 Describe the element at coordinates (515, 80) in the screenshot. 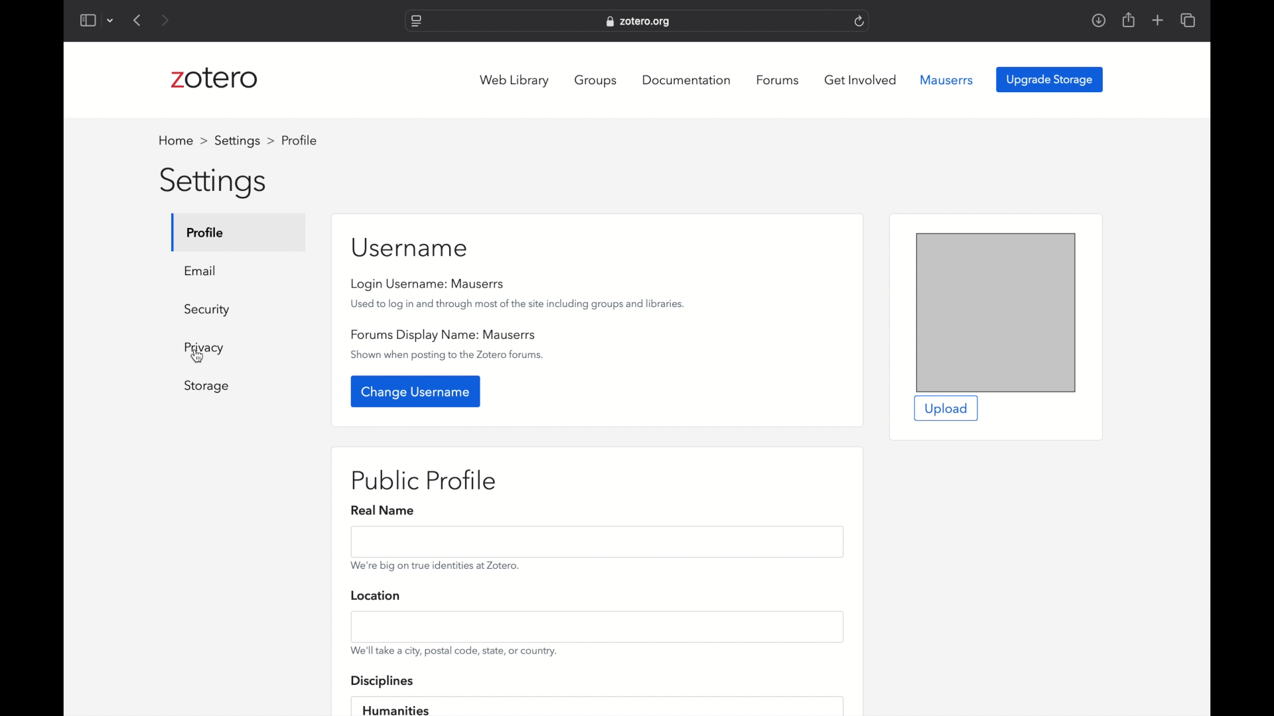

I see `web library` at that location.